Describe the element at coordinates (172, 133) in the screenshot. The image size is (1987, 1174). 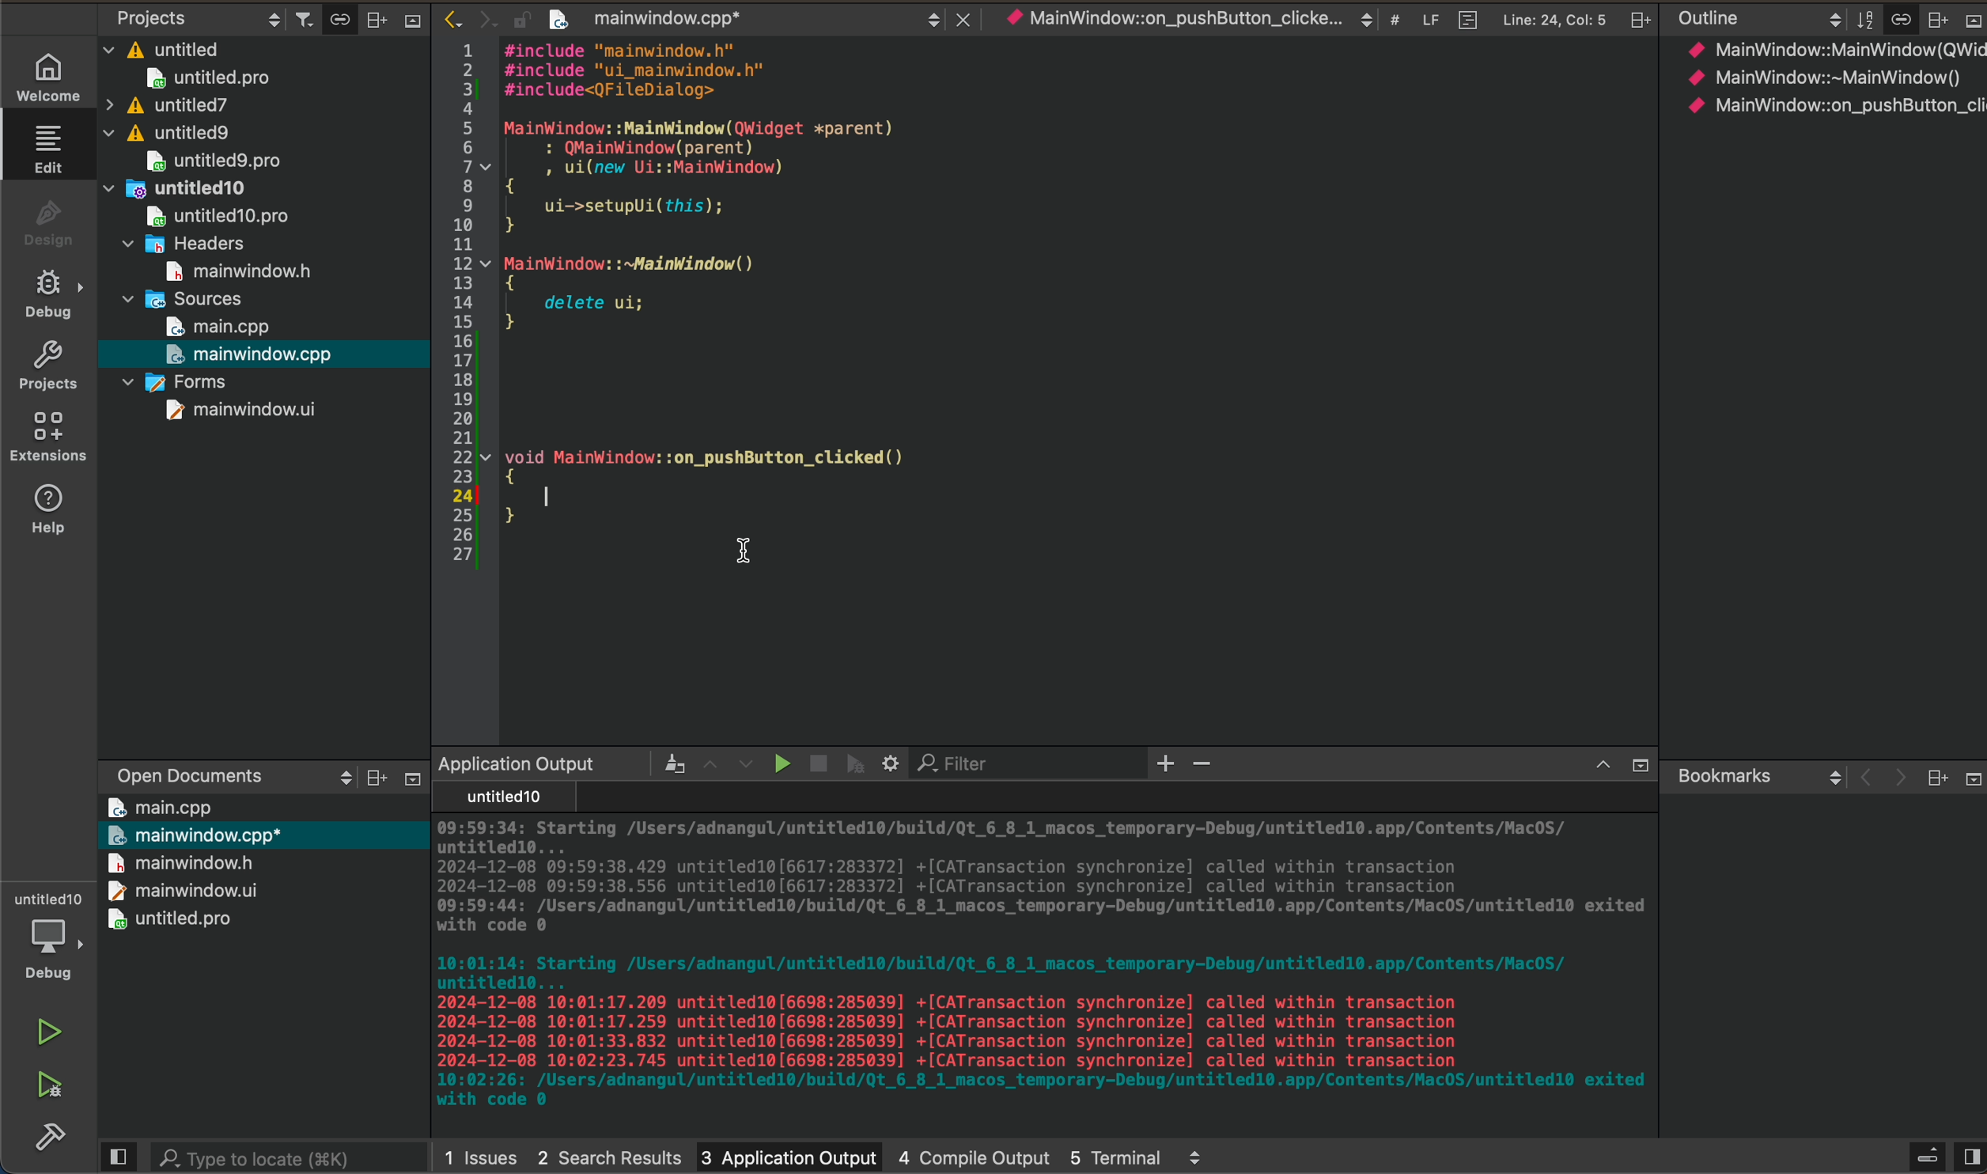
I see `untitled9` at that location.